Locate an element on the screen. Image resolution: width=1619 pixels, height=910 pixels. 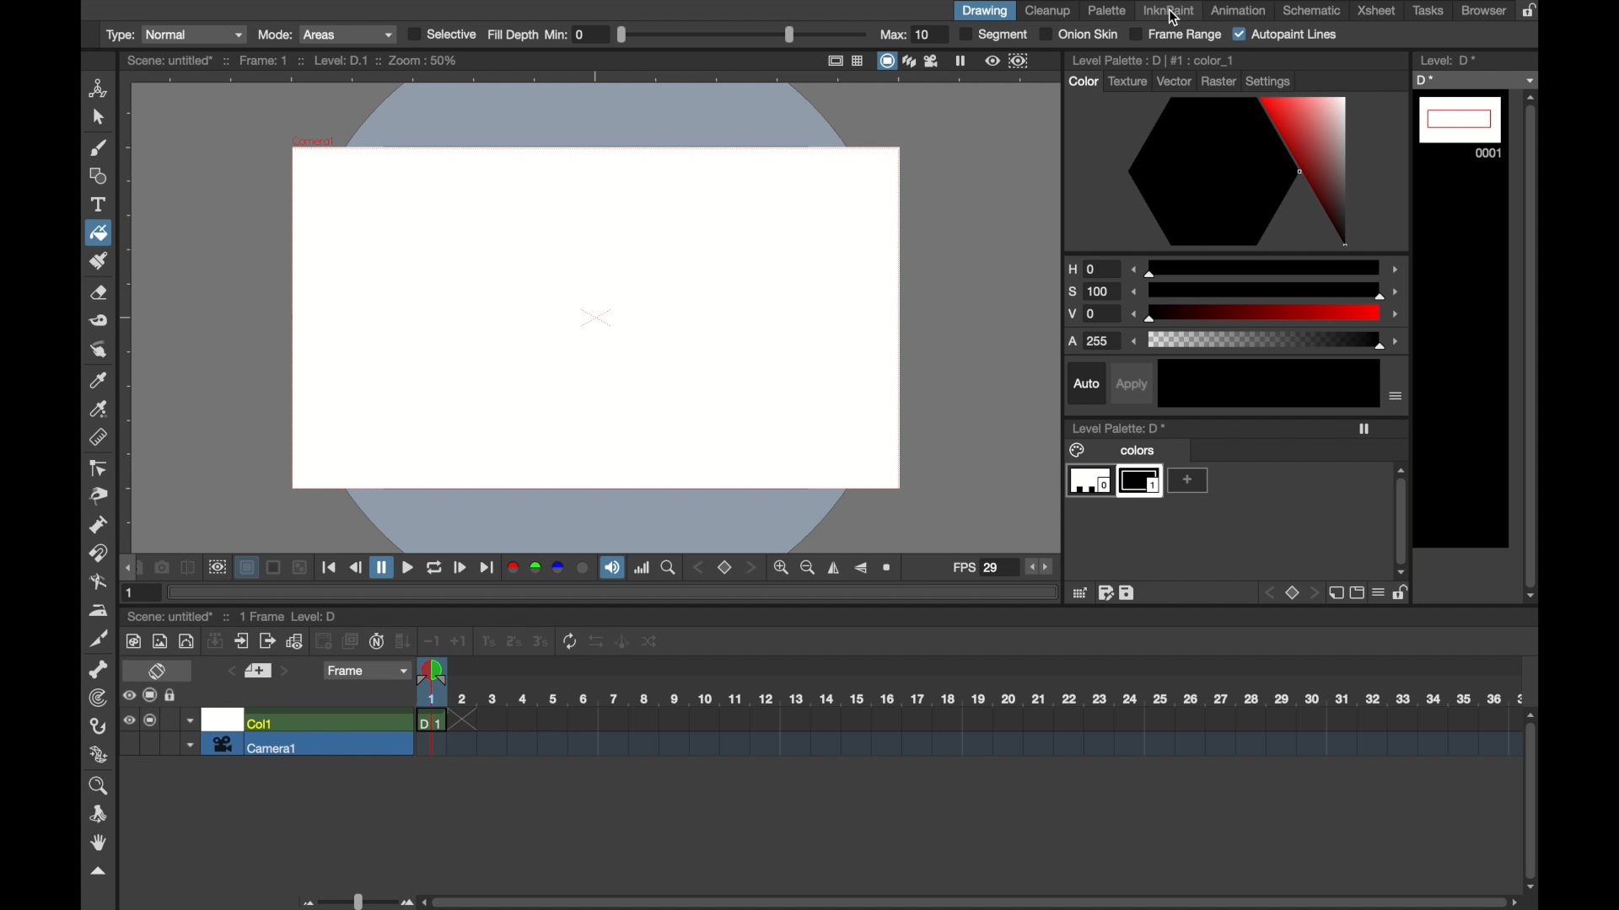
2 is located at coordinates (512, 642).